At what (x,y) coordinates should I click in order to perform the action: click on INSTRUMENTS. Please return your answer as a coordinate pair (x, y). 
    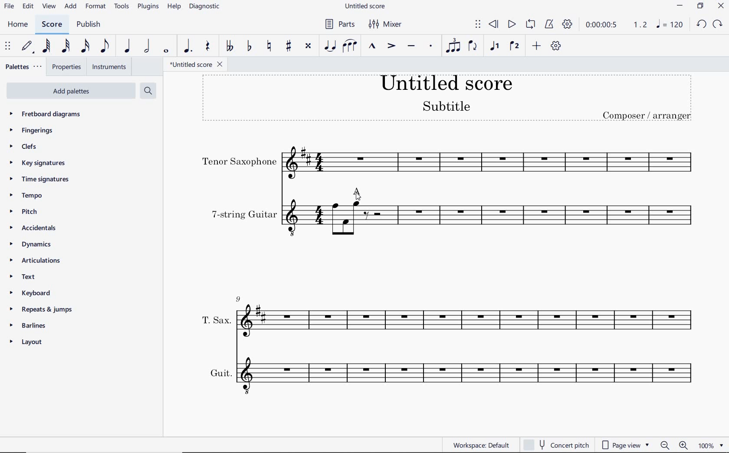
    Looking at the image, I should click on (110, 67).